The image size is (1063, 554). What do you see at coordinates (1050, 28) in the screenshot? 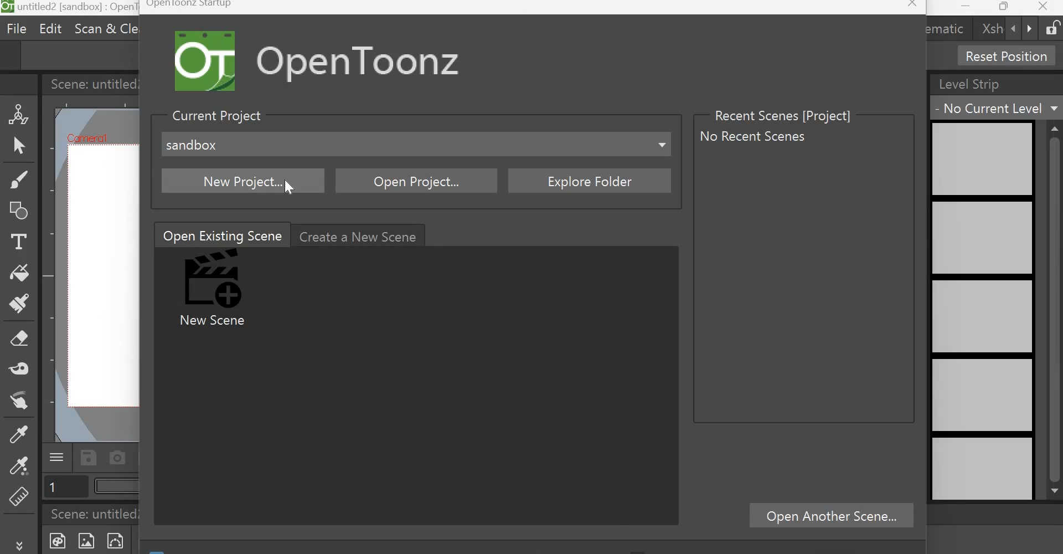
I see `Lock` at bounding box center [1050, 28].